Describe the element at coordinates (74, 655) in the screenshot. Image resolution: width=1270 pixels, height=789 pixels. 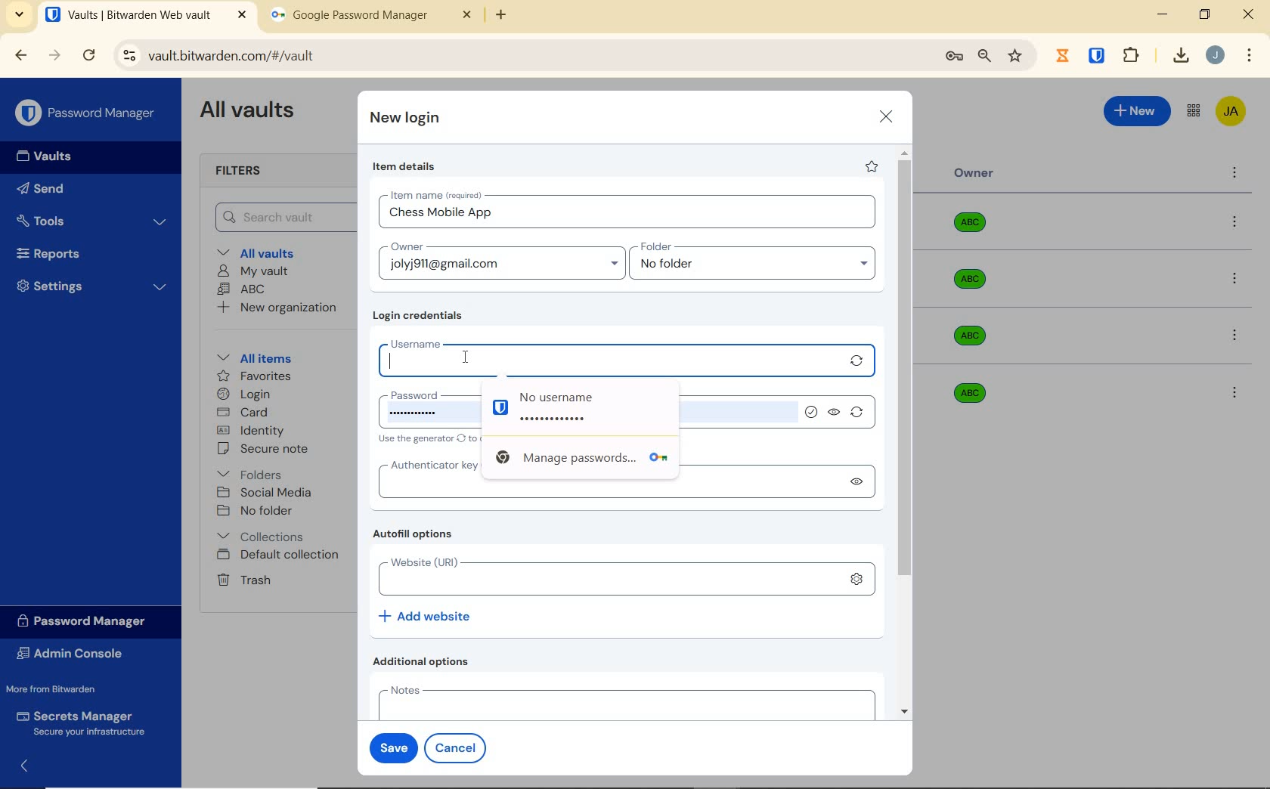
I see `Admin Console` at that location.